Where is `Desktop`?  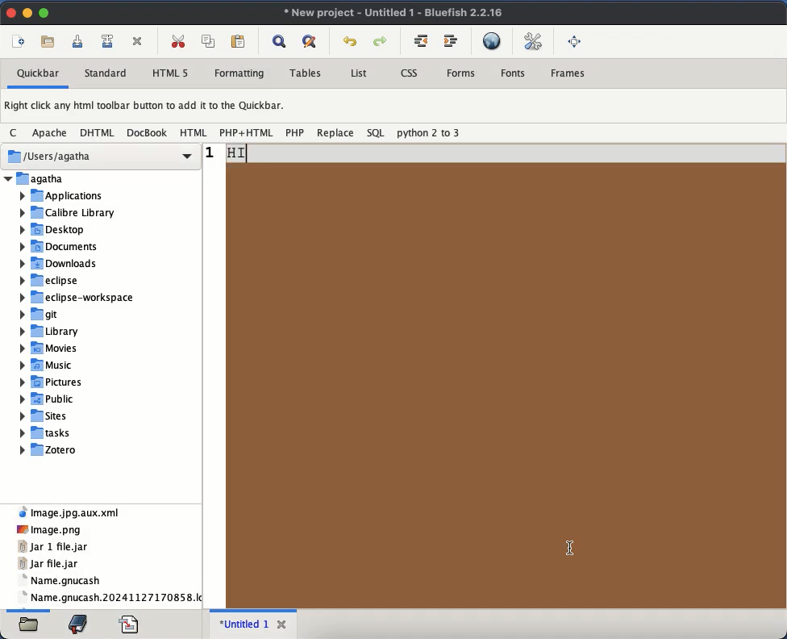 Desktop is located at coordinates (53, 231).